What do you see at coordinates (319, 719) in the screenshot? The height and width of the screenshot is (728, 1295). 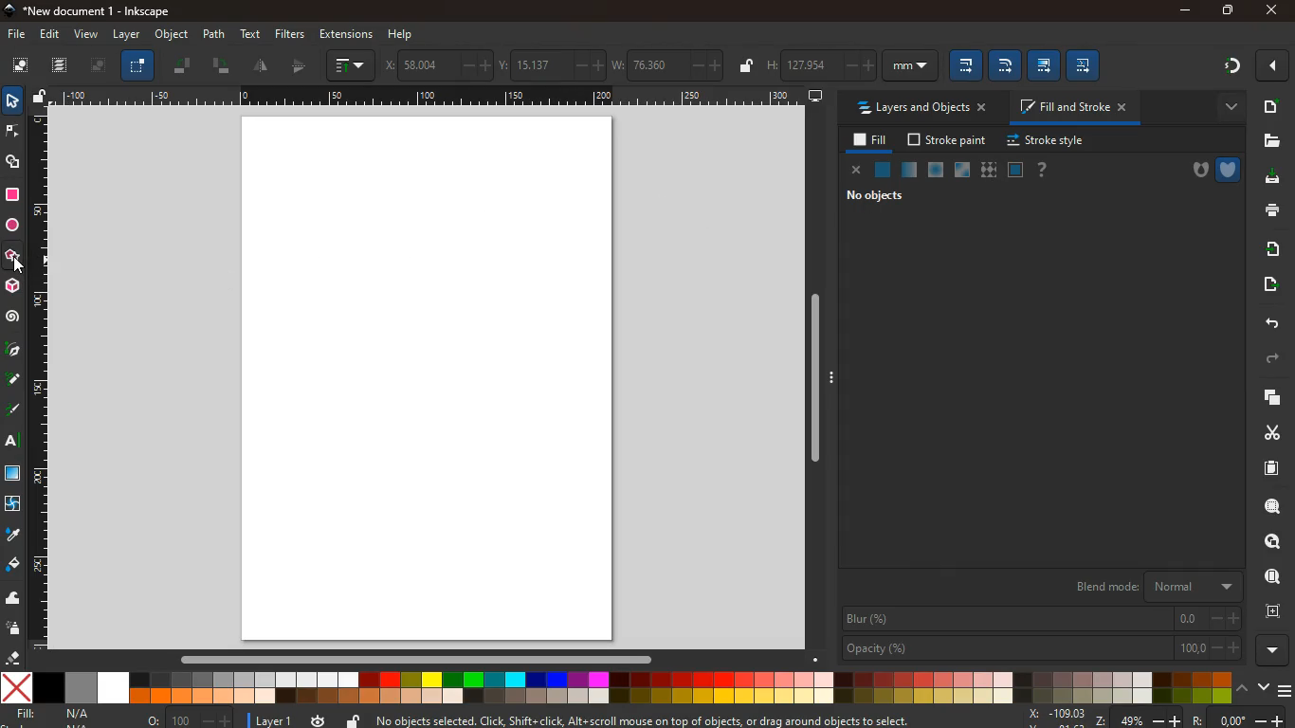 I see `time` at bounding box center [319, 719].